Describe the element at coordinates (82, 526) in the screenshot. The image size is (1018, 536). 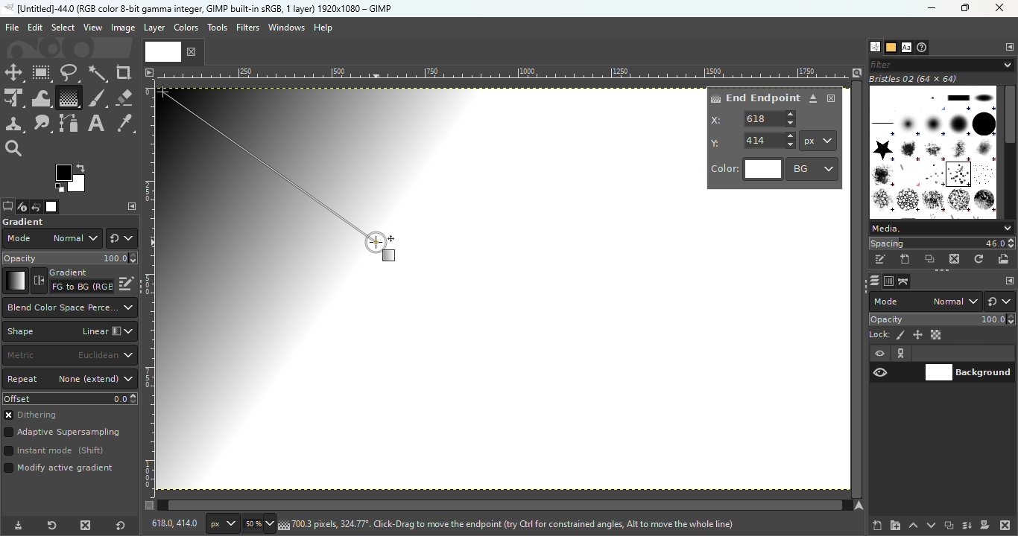
I see `Delete tool preset` at that location.